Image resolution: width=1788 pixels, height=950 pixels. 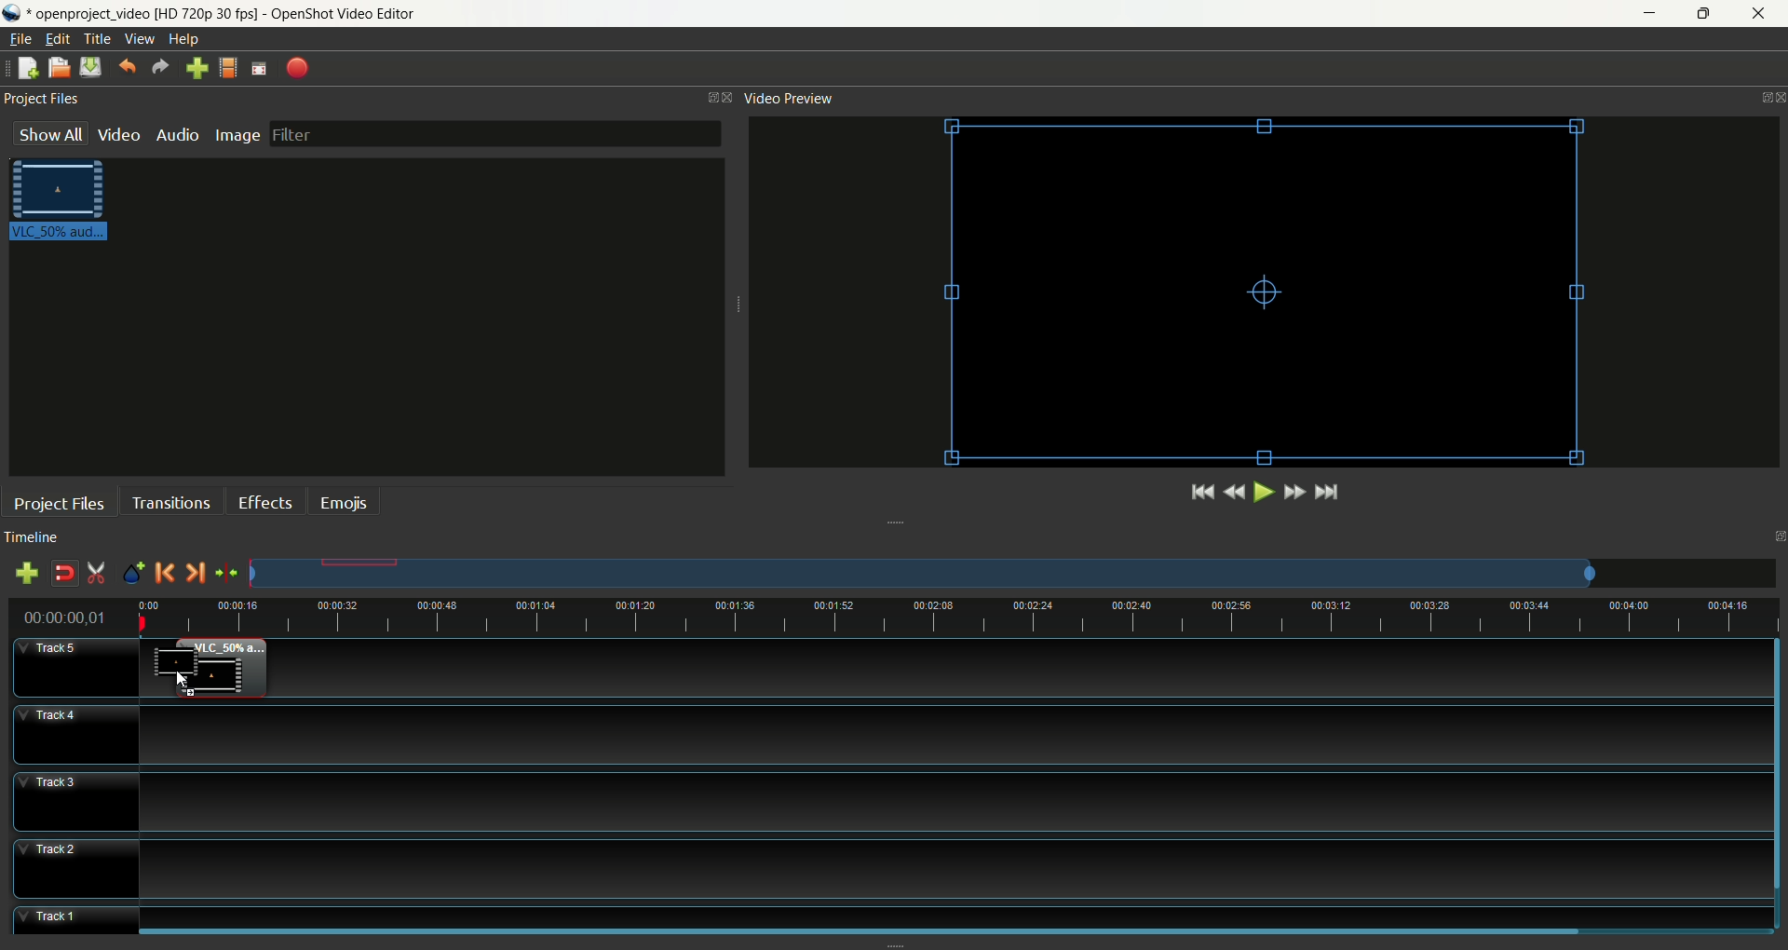 What do you see at coordinates (258, 68) in the screenshot?
I see `fullscreen` at bounding box center [258, 68].